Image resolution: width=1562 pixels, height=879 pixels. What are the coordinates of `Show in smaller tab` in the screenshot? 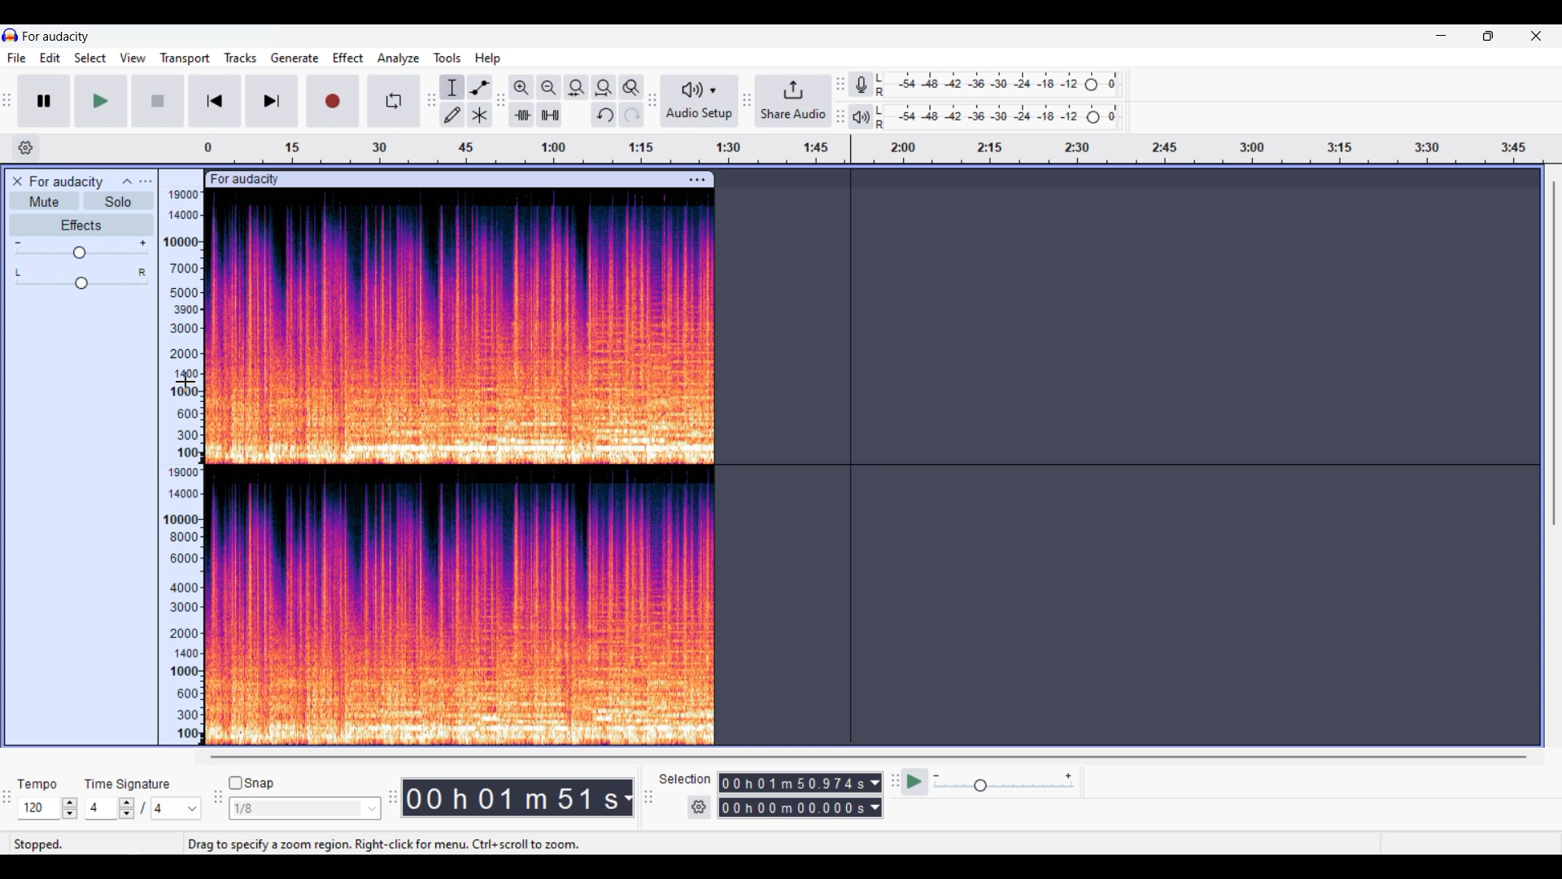 It's located at (1489, 36).